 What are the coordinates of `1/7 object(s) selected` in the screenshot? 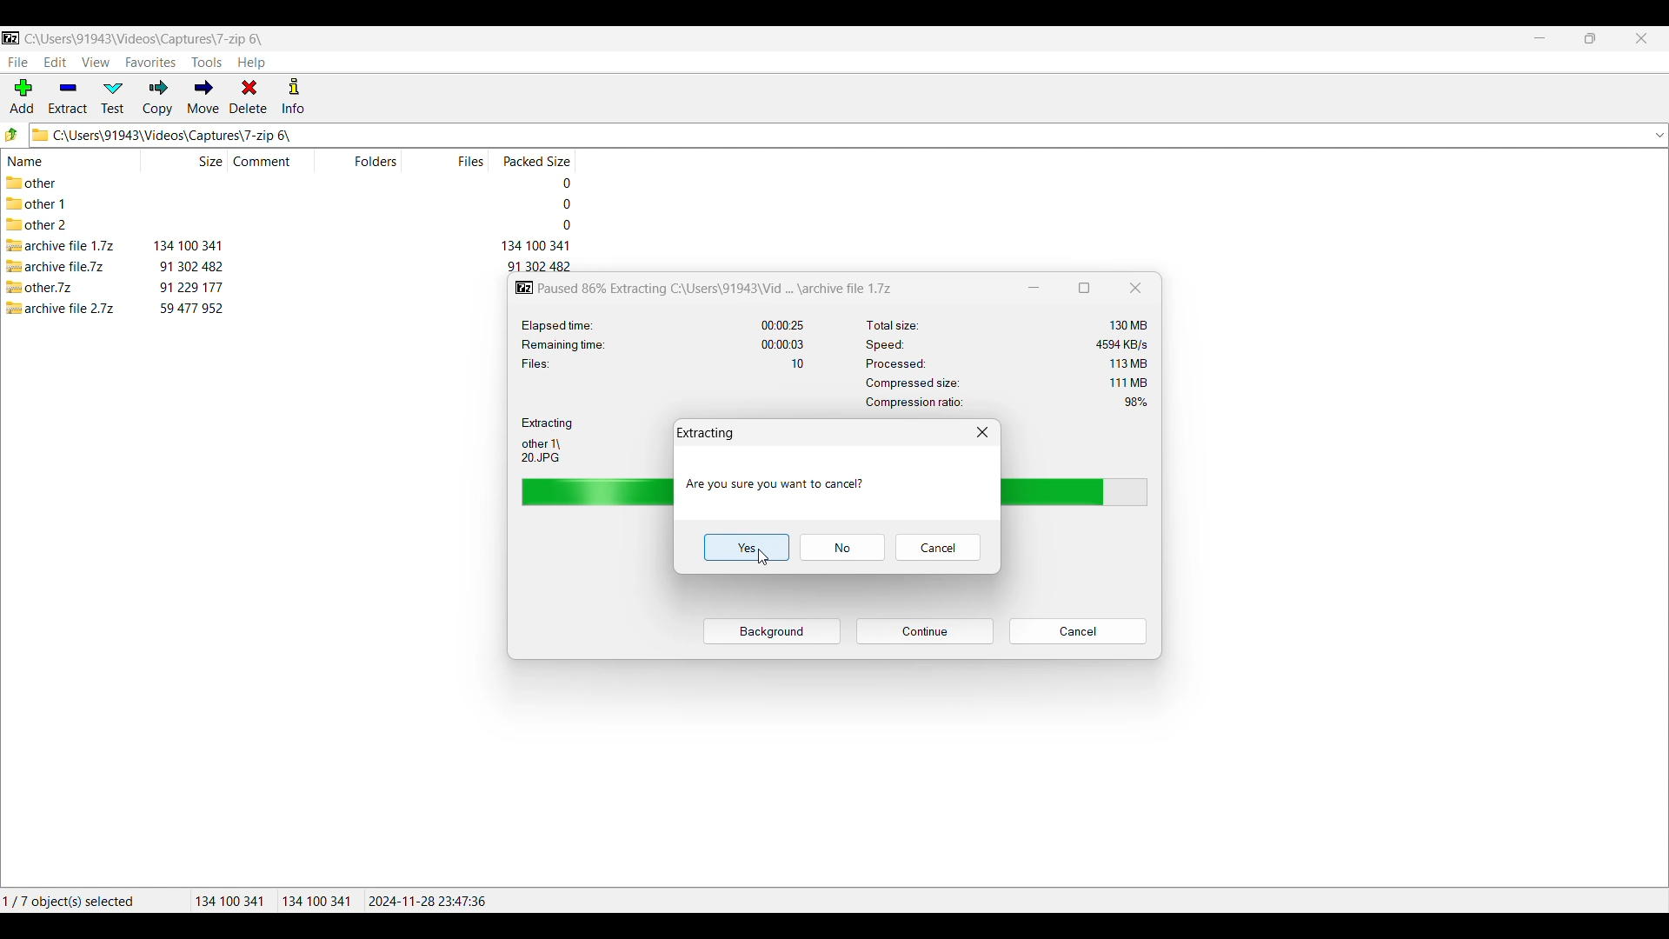 It's located at (82, 897).